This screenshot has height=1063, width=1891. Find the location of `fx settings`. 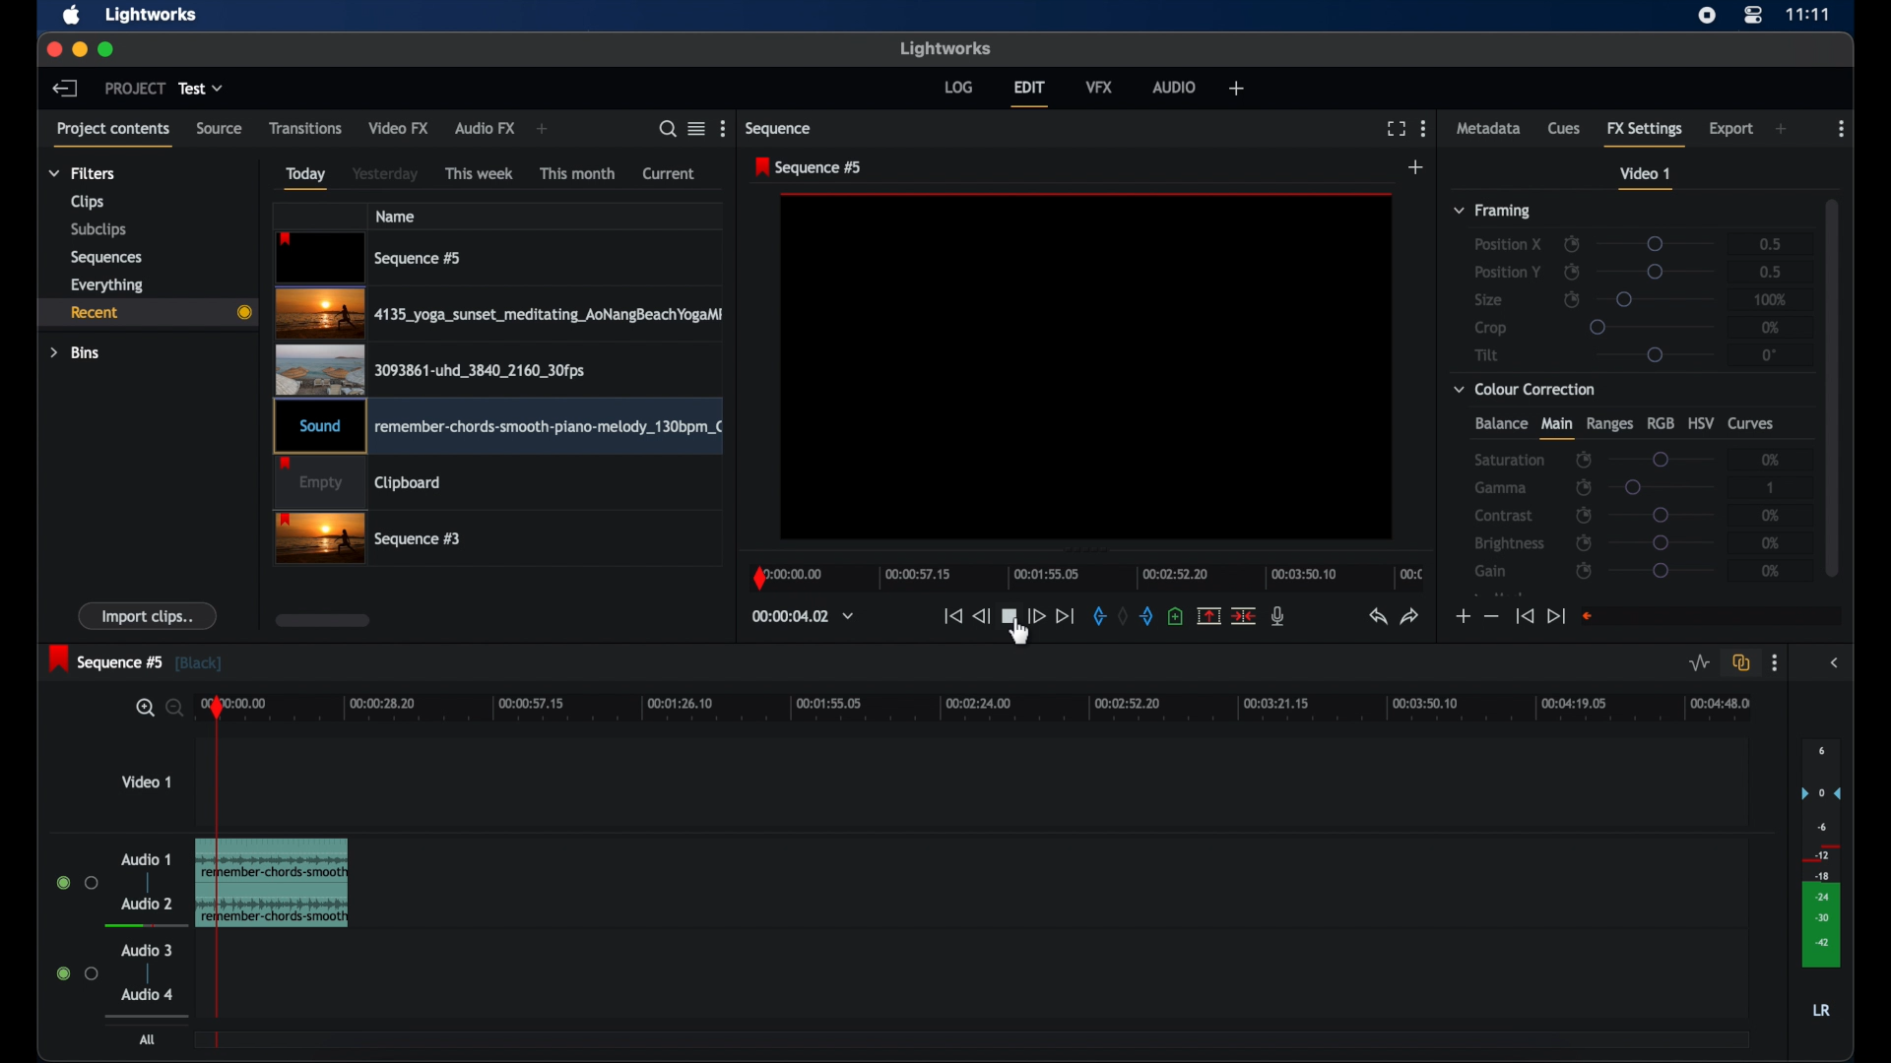

fx settings is located at coordinates (1645, 132).